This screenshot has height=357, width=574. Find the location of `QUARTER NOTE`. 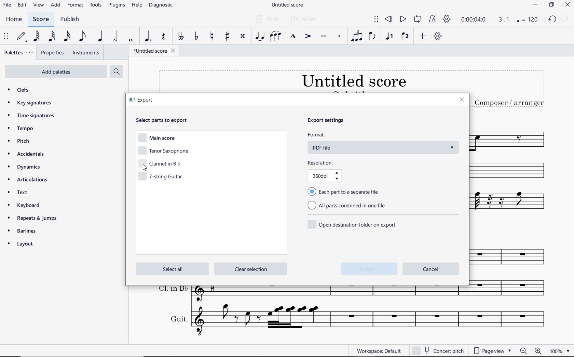

QUARTER NOTE is located at coordinates (100, 37).